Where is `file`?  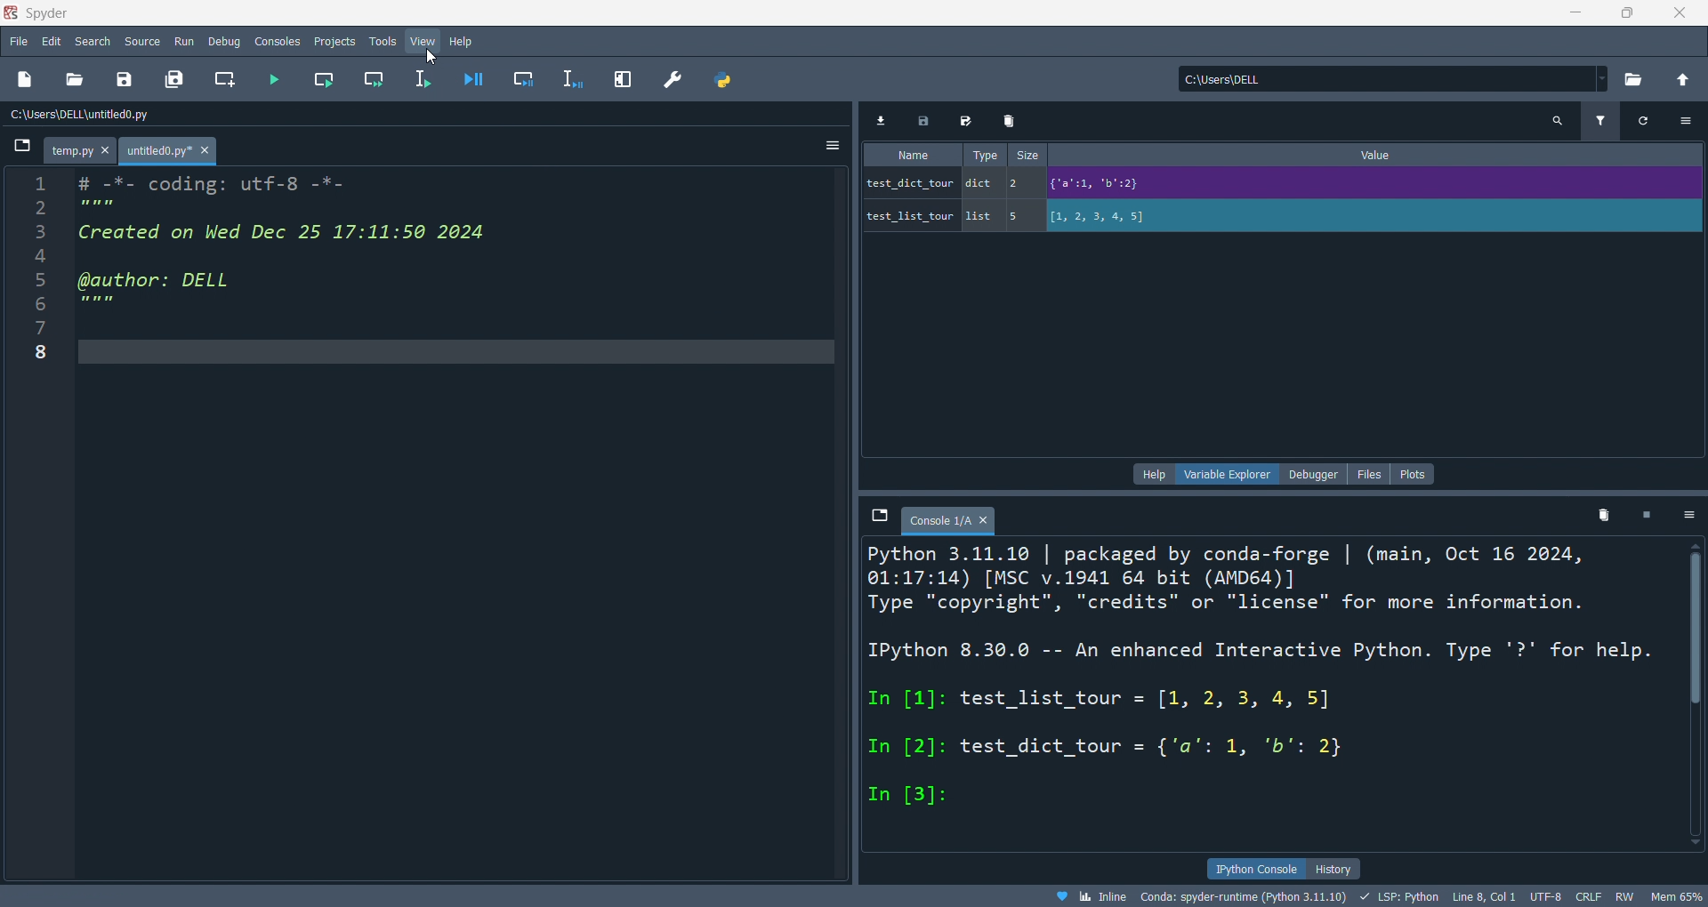 file is located at coordinates (20, 44).